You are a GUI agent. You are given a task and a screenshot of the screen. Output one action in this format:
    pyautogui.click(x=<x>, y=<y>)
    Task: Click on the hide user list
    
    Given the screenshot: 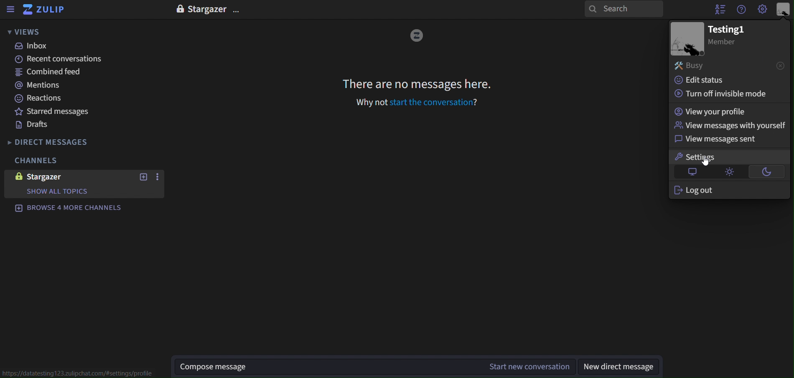 What is the action you would take?
    pyautogui.click(x=717, y=10)
    